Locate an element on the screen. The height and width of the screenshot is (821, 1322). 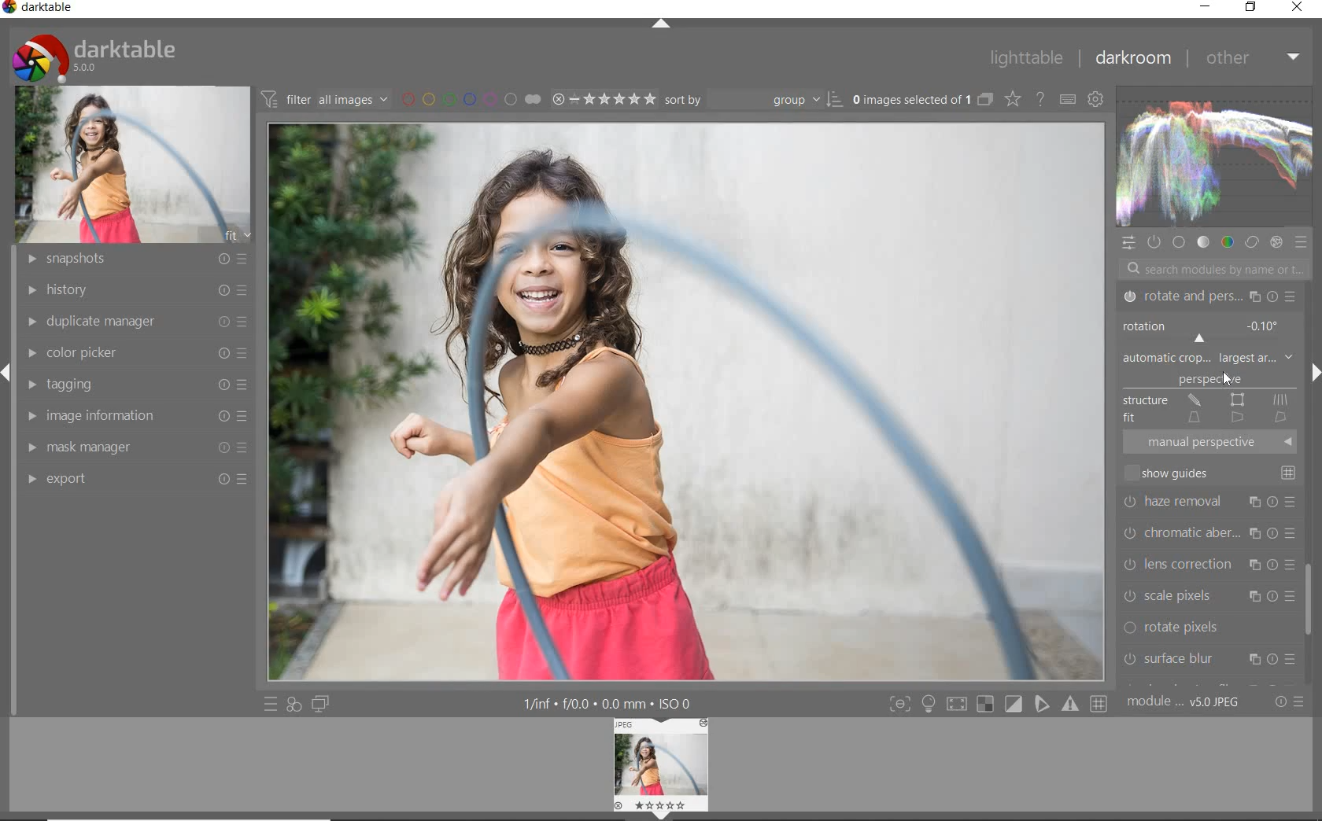
define keyboard shortcut is located at coordinates (1068, 100).